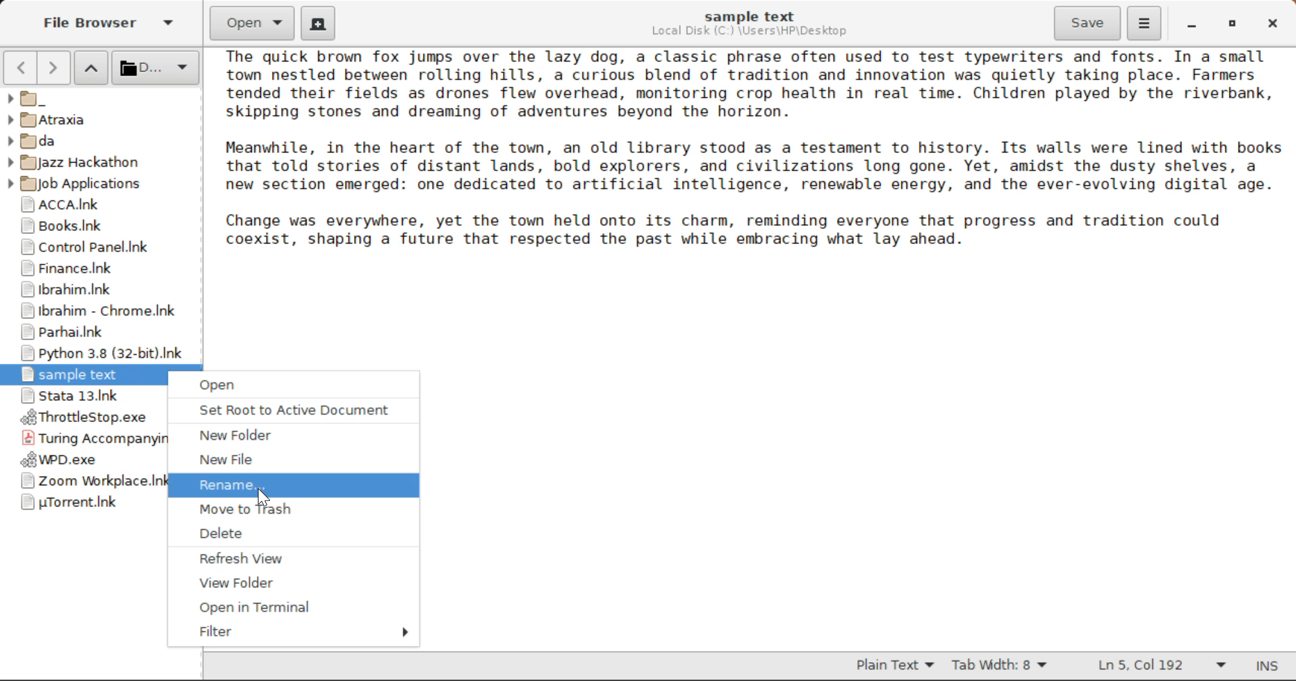  Describe the element at coordinates (101, 247) in the screenshot. I see `Control Panel Shortcut` at that location.